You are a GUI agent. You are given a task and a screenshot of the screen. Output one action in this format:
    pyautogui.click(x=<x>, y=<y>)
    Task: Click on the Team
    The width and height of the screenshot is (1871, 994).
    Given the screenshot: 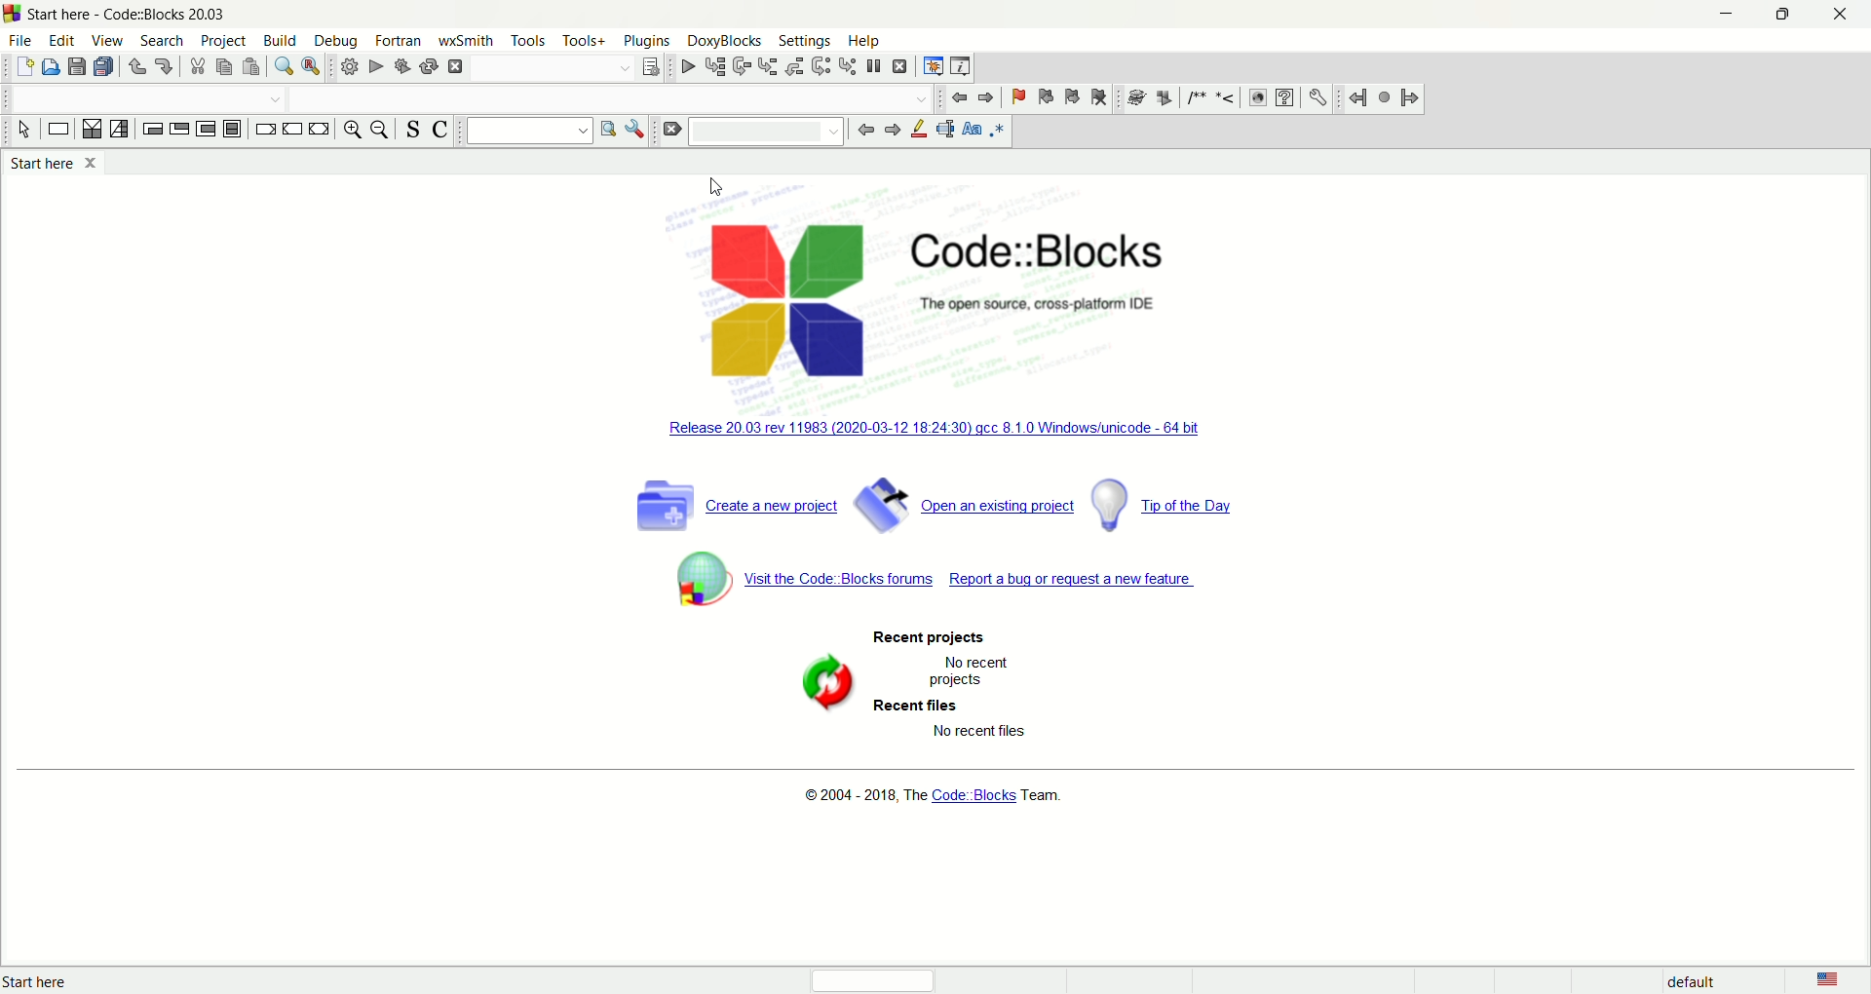 What is the action you would take?
    pyautogui.click(x=1042, y=793)
    